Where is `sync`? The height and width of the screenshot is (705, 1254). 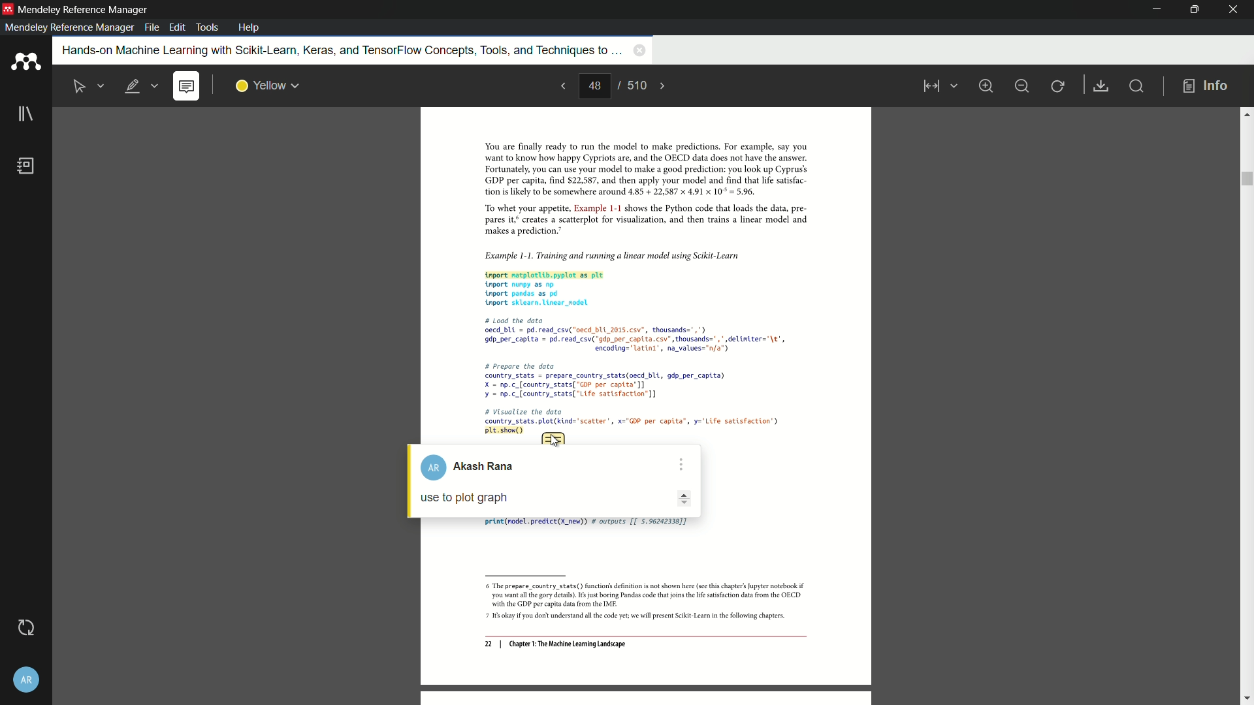 sync is located at coordinates (25, 627).